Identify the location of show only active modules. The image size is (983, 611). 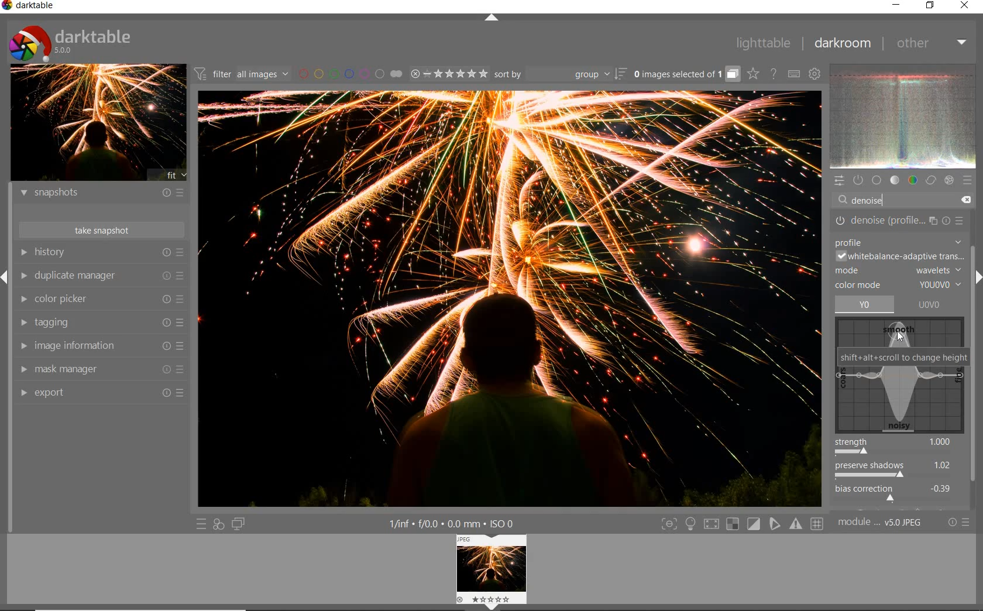
(859, 180).